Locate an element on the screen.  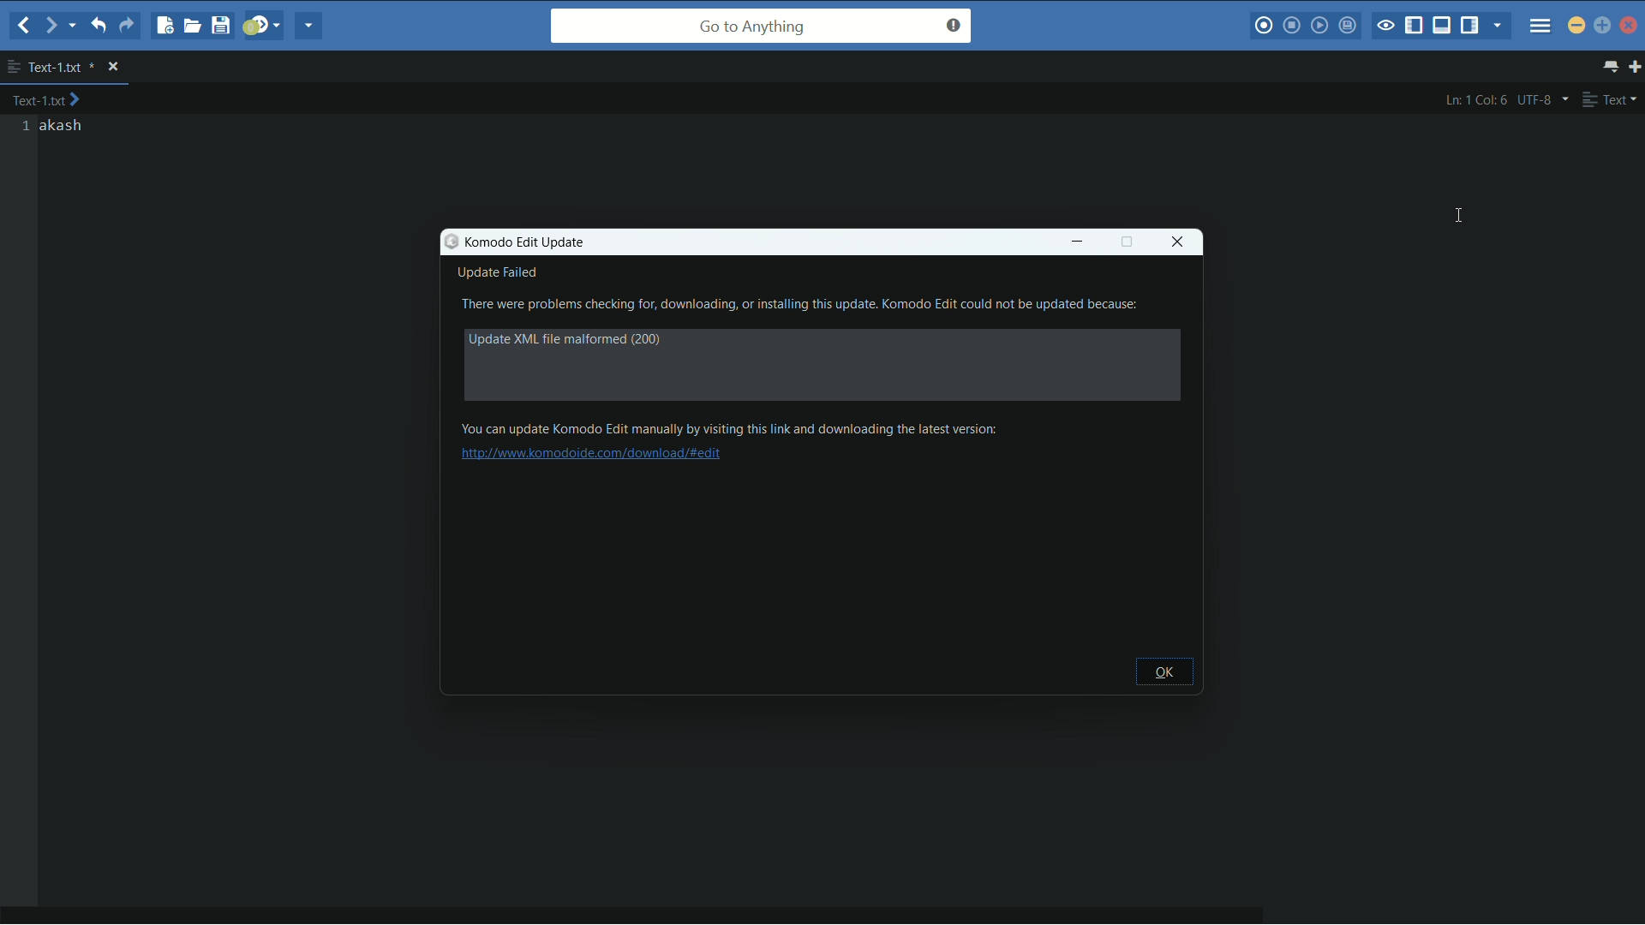
record macro is located at coordinates (1265, 25).